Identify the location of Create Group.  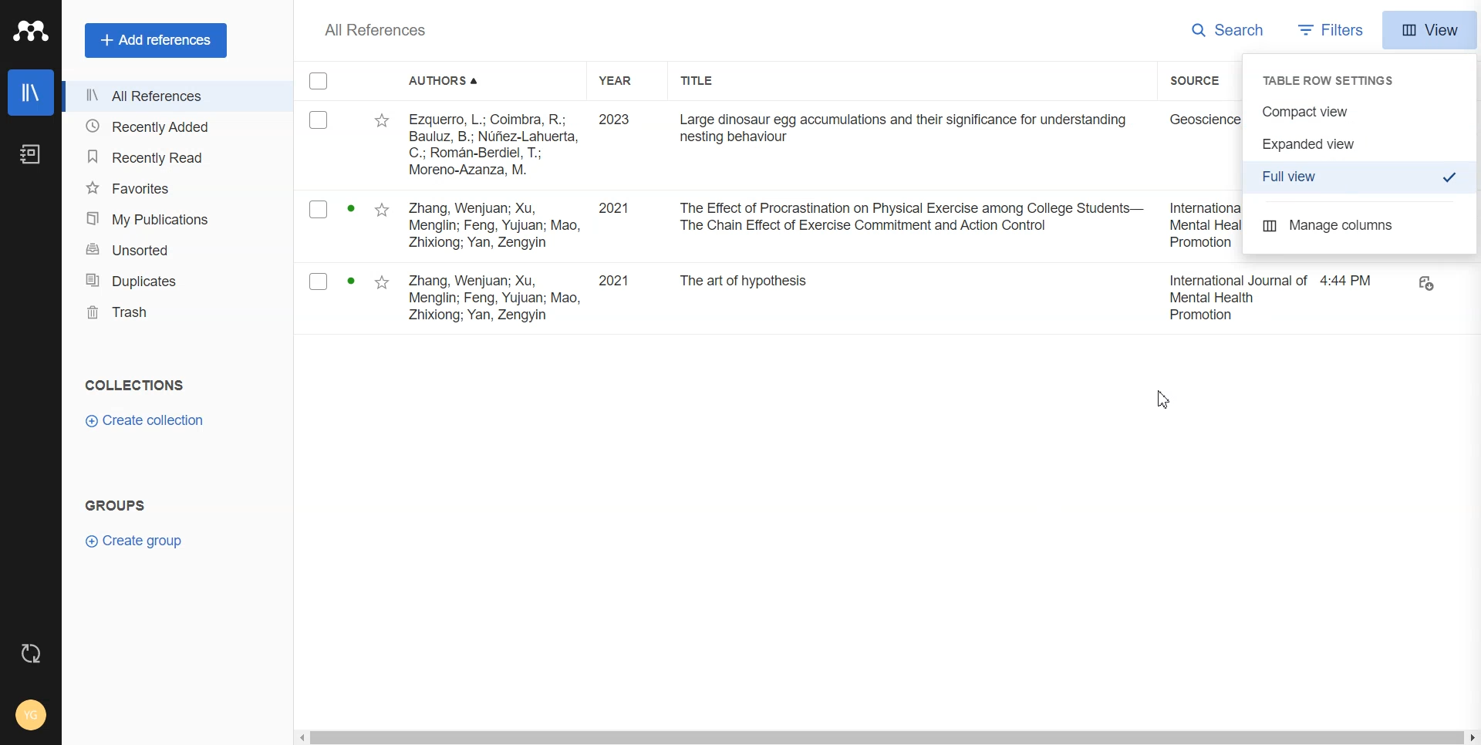
(137, 541).